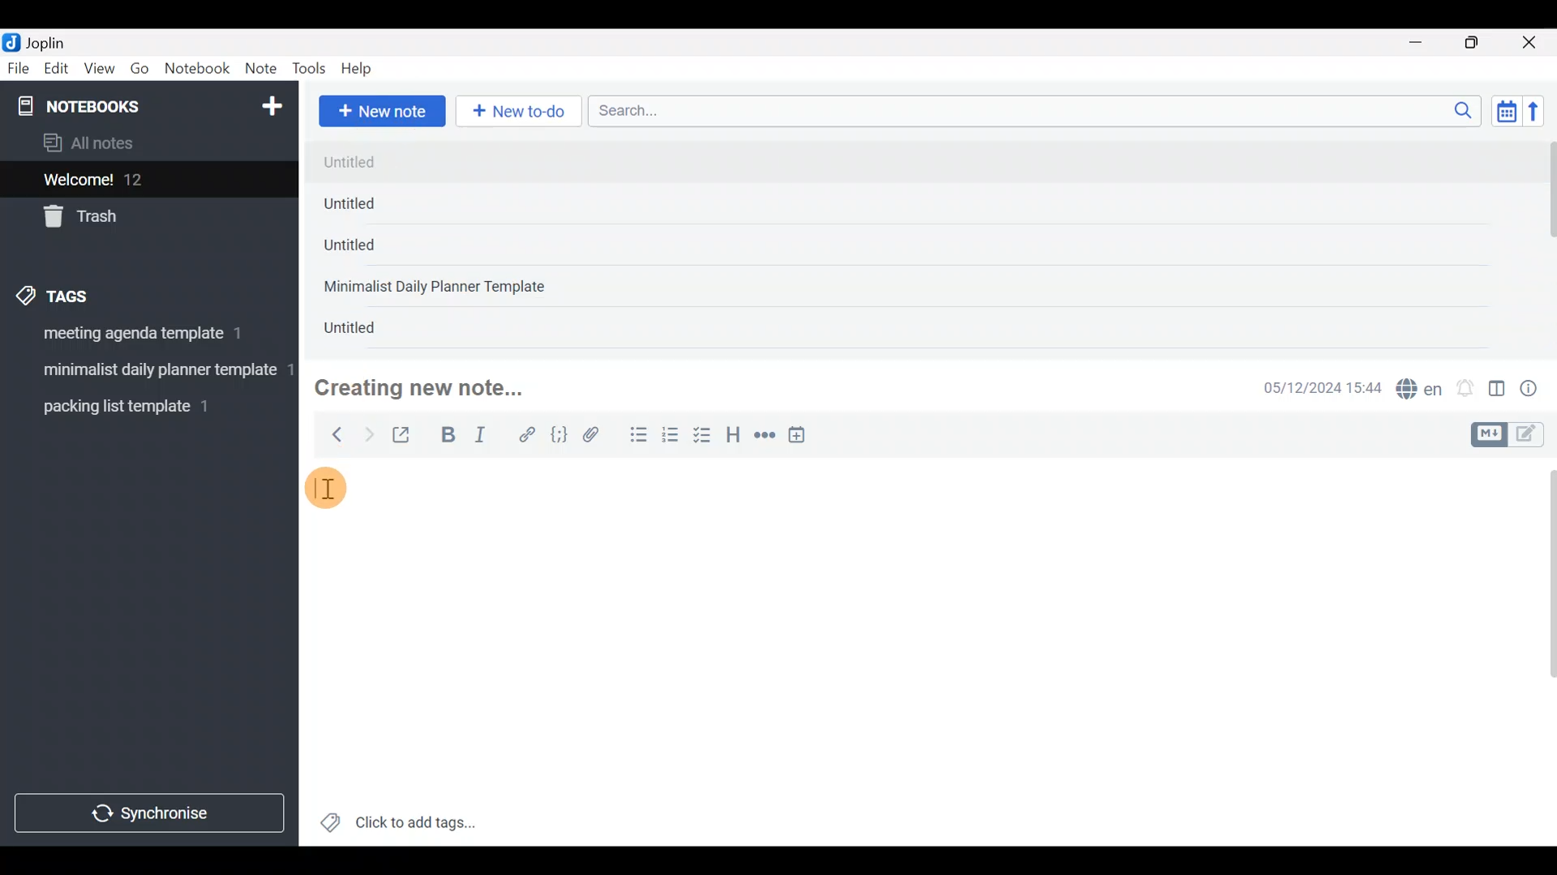 The image size is (1557, 875). I want to click on Text editor, so click(904, 652).